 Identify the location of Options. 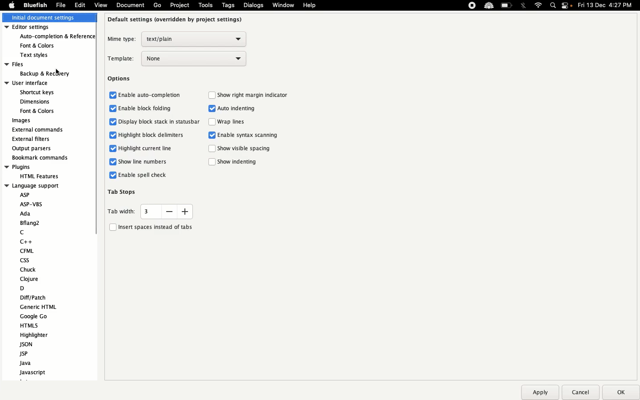
(121, 79).